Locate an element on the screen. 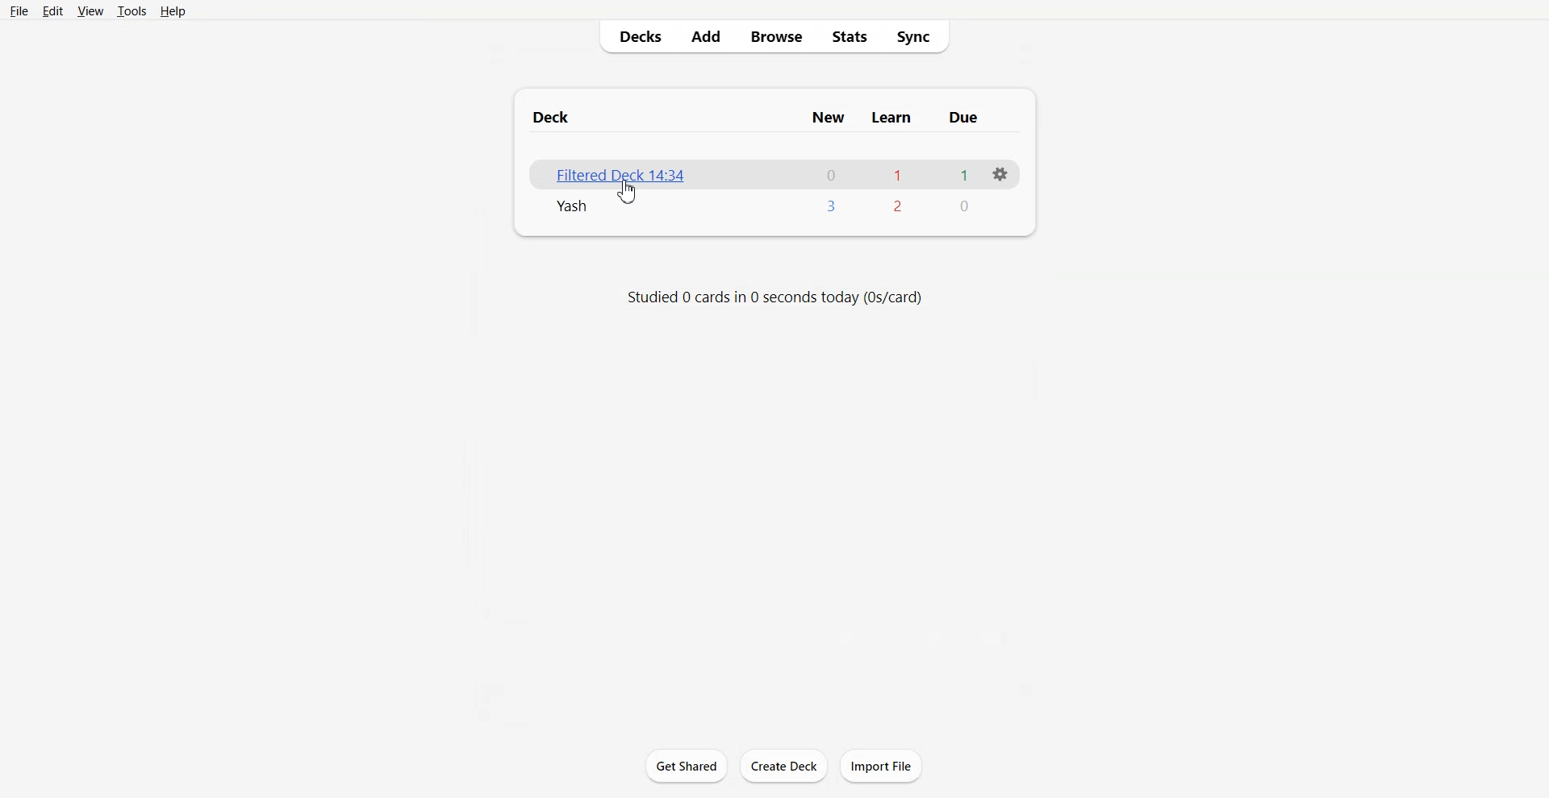 Image resolution: width=1549 pixels, height=798 pixels. 3 is located at coordinates (832, 206).